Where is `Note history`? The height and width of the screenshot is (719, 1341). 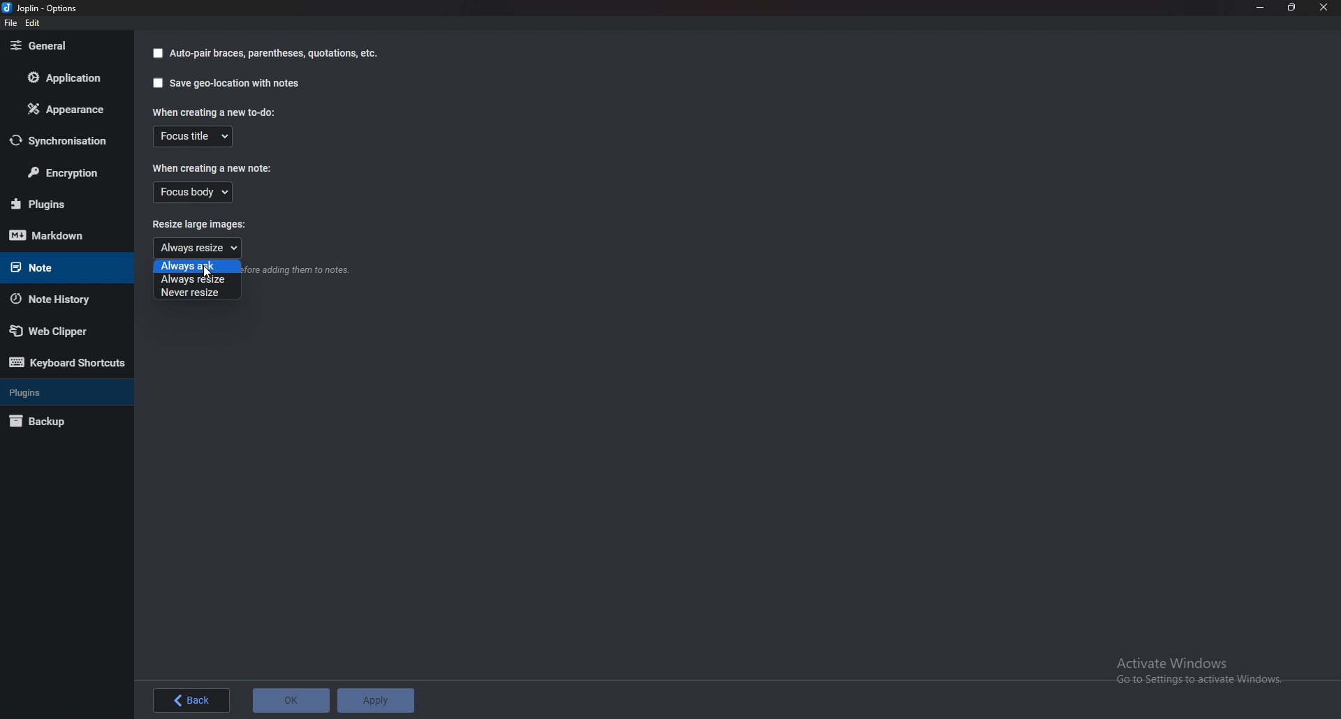
Note history is located at coordinates (57, 299).